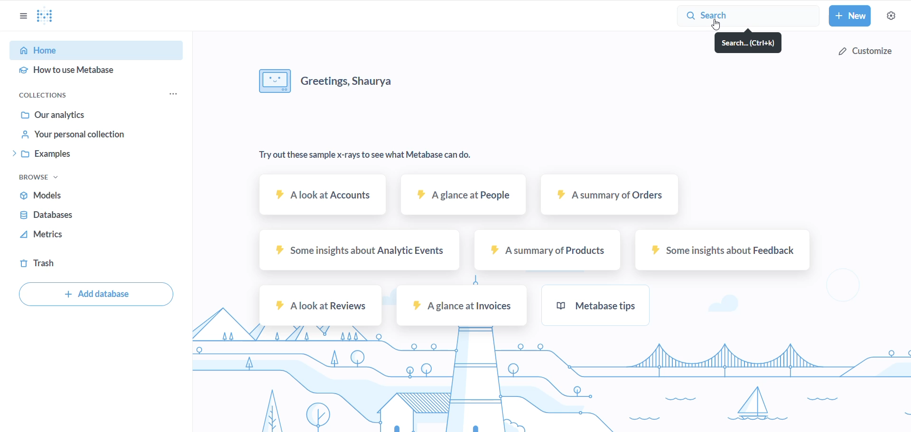 This screenshot has width=911, height=432. Describe the element at coordinates (361, 85) in the screenshot. I see `greeting messages` at that location.